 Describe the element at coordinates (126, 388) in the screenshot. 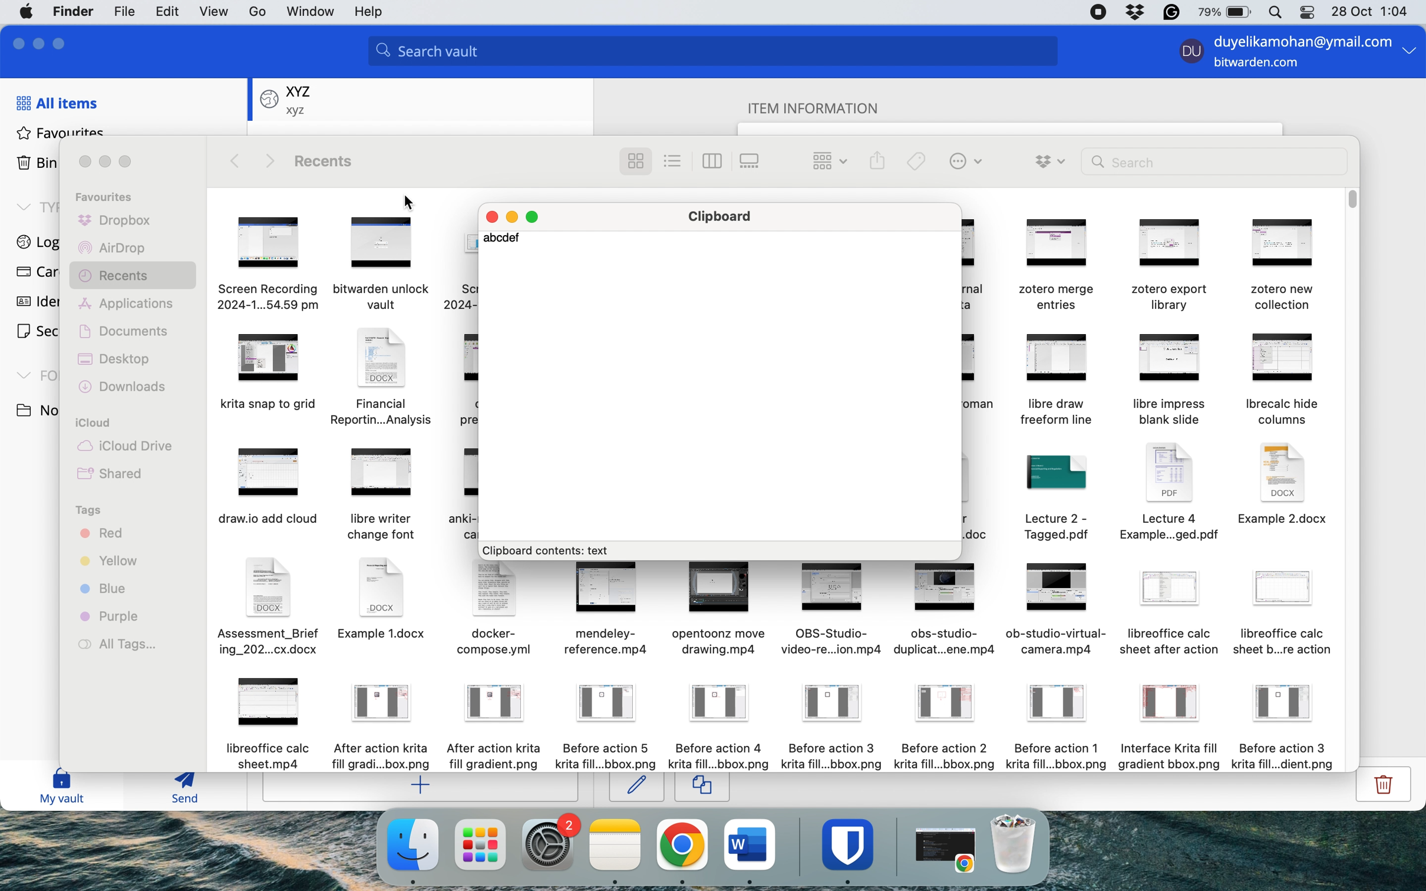

I see `downloads` at that location.